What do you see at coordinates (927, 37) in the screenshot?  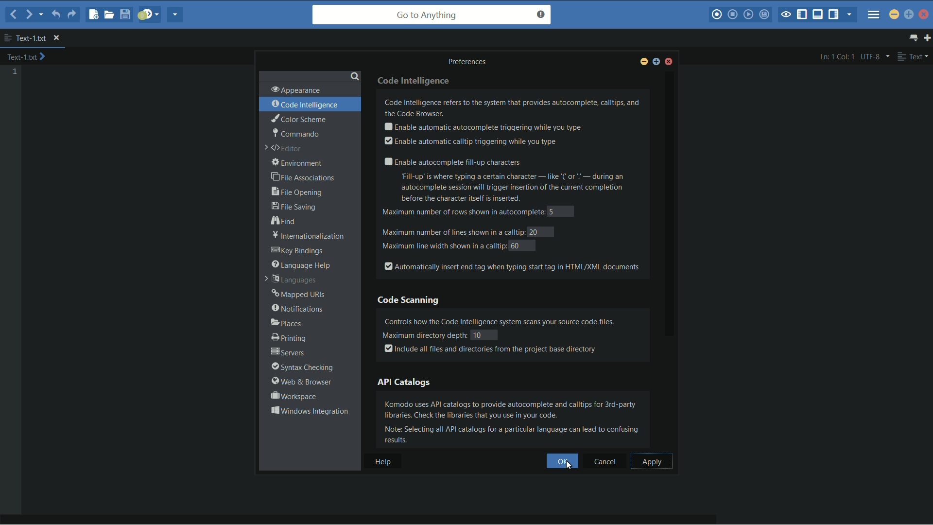 I see `new tab` at bounding box center [927, 37].